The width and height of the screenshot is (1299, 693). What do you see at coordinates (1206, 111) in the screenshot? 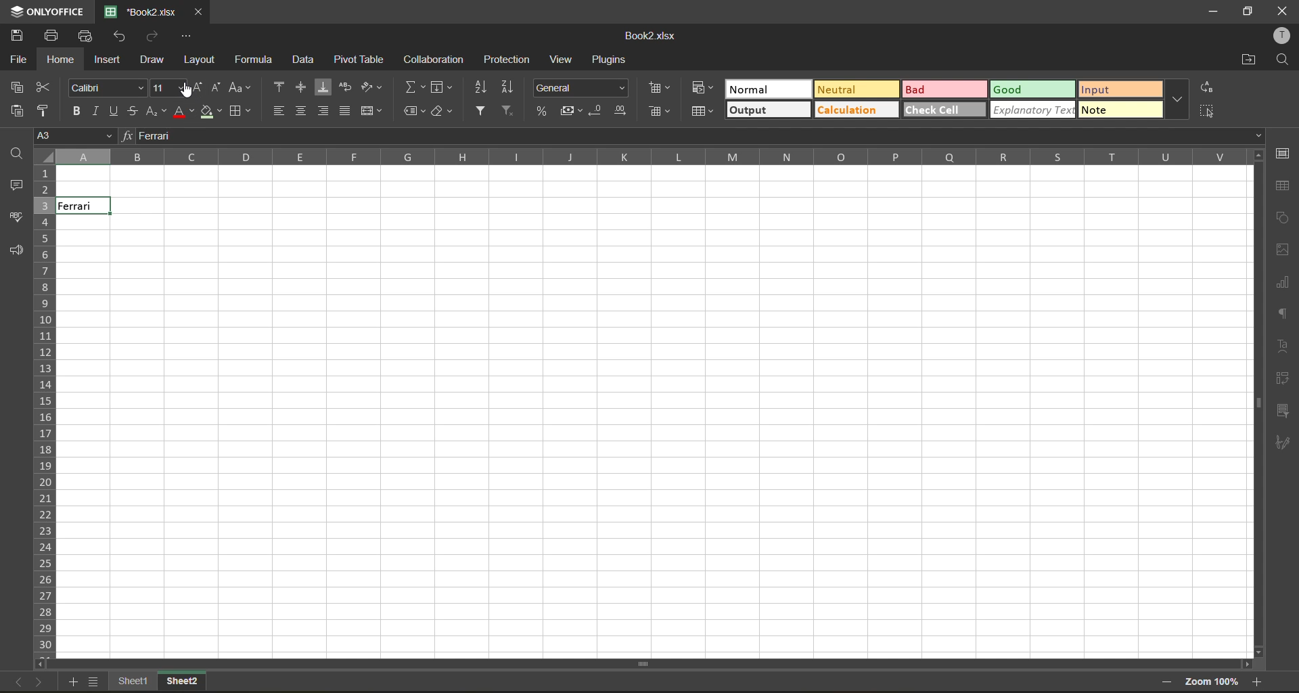
I see `select all` at bounding box center [1206, 111].